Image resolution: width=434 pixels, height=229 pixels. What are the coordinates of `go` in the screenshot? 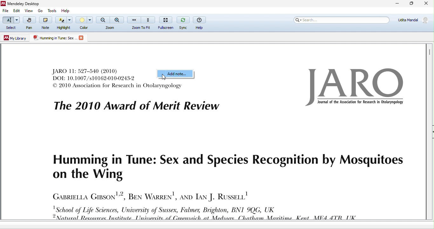 It's located at (39, 11).